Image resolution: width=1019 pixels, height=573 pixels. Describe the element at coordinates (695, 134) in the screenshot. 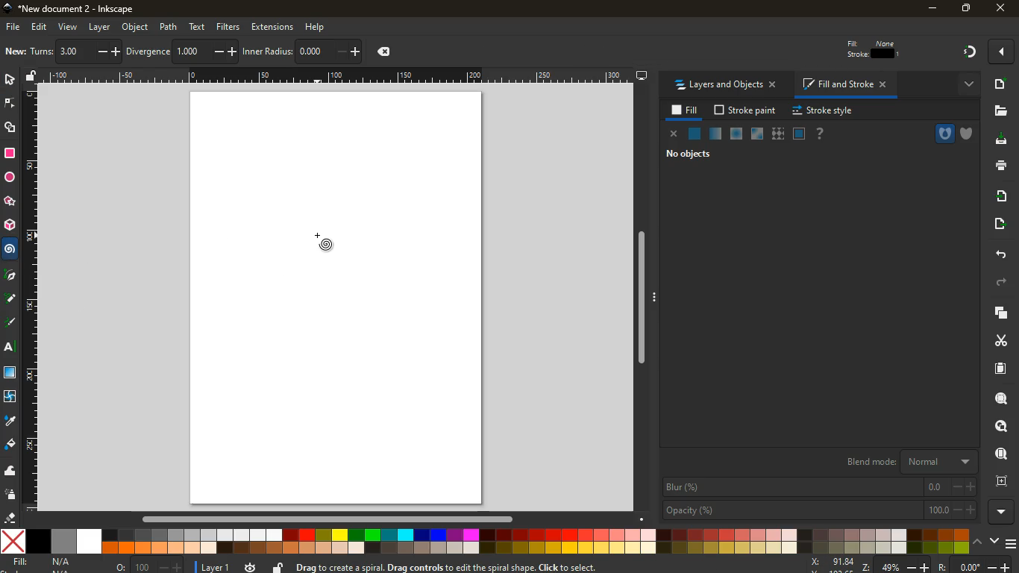

I see `normal` at that location.